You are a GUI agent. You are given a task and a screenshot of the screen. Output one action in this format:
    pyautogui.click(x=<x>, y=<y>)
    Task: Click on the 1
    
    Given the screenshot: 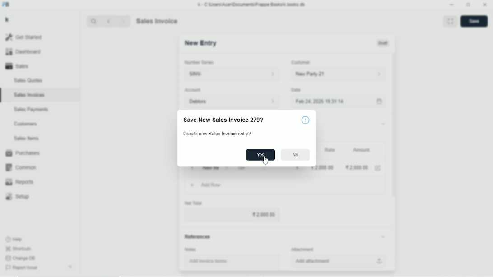 What is the action you would take?
    pyautogui.click(x=298, y=169)
    